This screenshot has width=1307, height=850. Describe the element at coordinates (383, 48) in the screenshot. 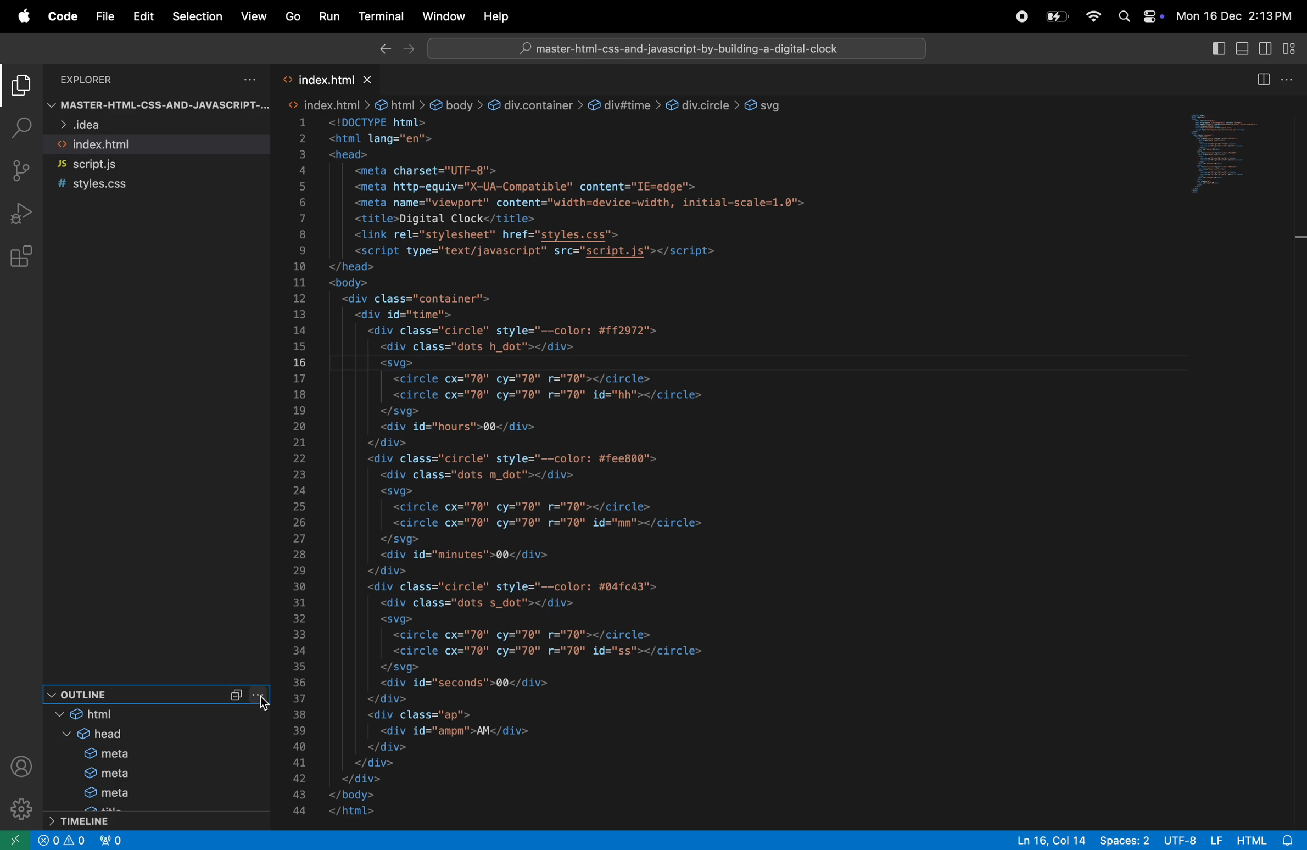

I see `Backward` at that location.